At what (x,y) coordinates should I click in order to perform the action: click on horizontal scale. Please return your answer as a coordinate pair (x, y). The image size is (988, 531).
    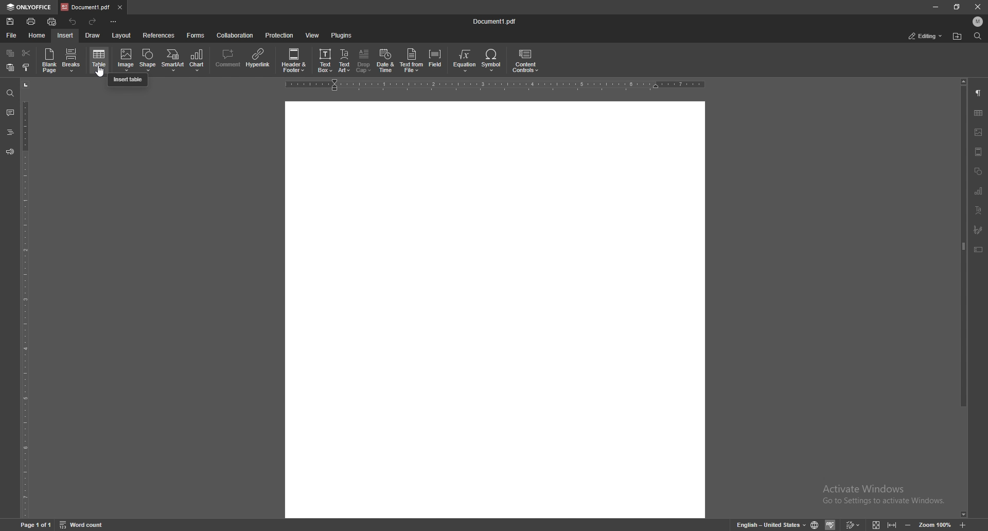
    Looking at the image, I should click on (493, 85).